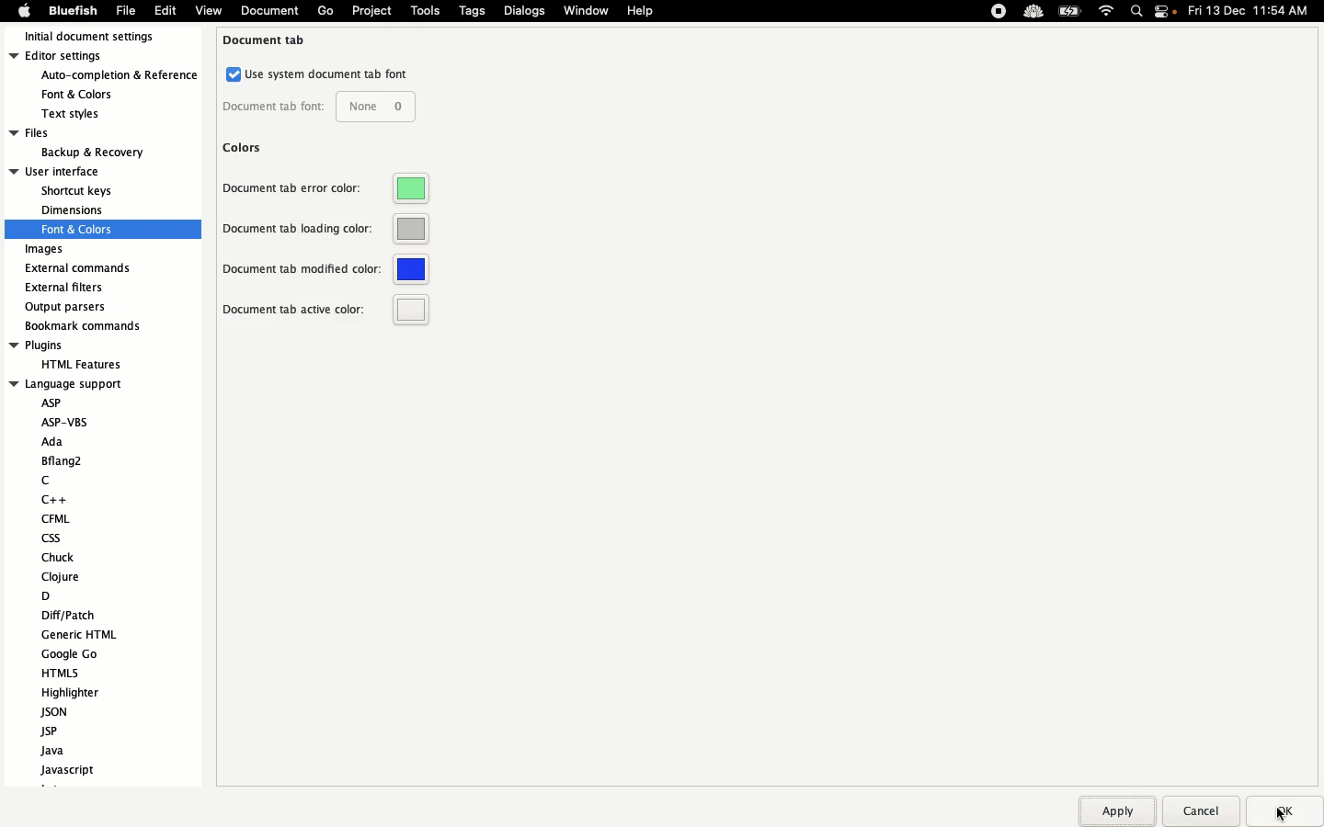 The width and height of the screenshot is (1324, 827). Describe the element at coordinates (474, 10) in the screenshot. I see `Tags` at that location.